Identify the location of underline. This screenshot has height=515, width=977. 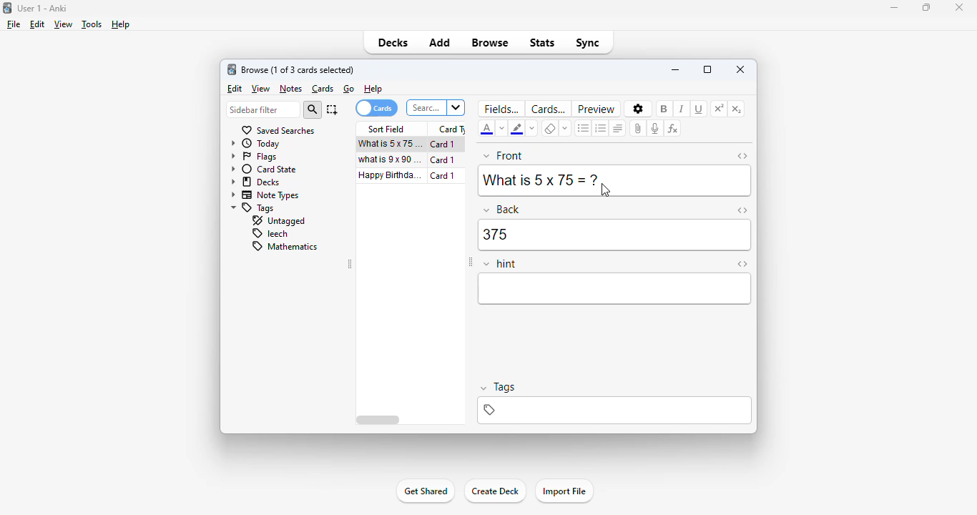
(699, 109).